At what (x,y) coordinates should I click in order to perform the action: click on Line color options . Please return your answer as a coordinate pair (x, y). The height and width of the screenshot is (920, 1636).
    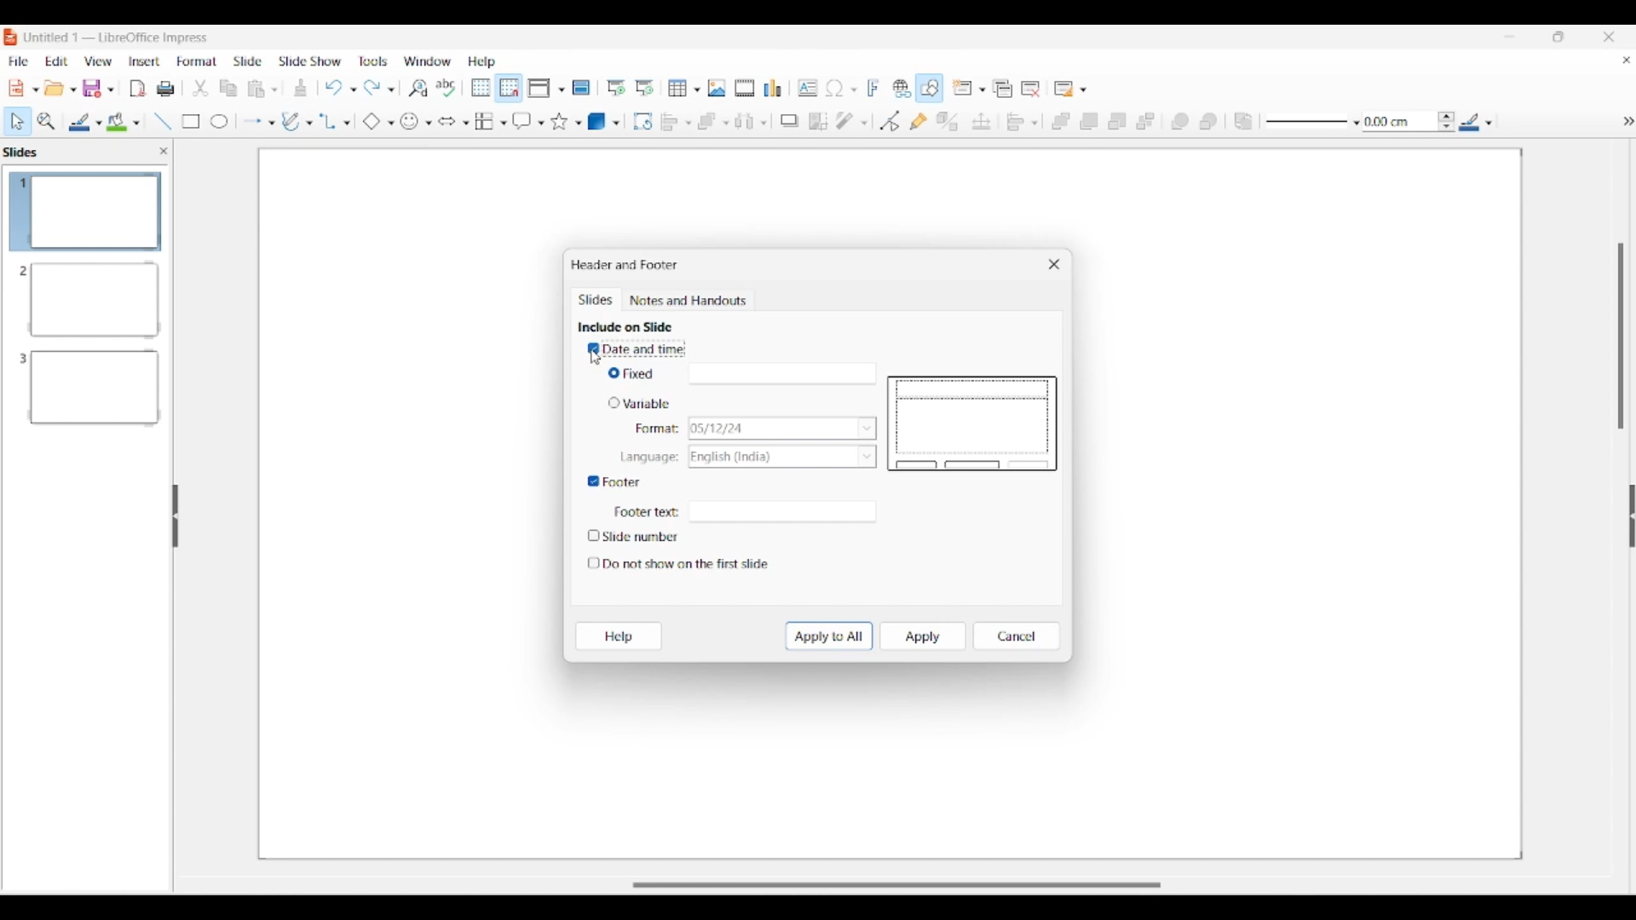
    Looking at the image, I should click on (85, 123).